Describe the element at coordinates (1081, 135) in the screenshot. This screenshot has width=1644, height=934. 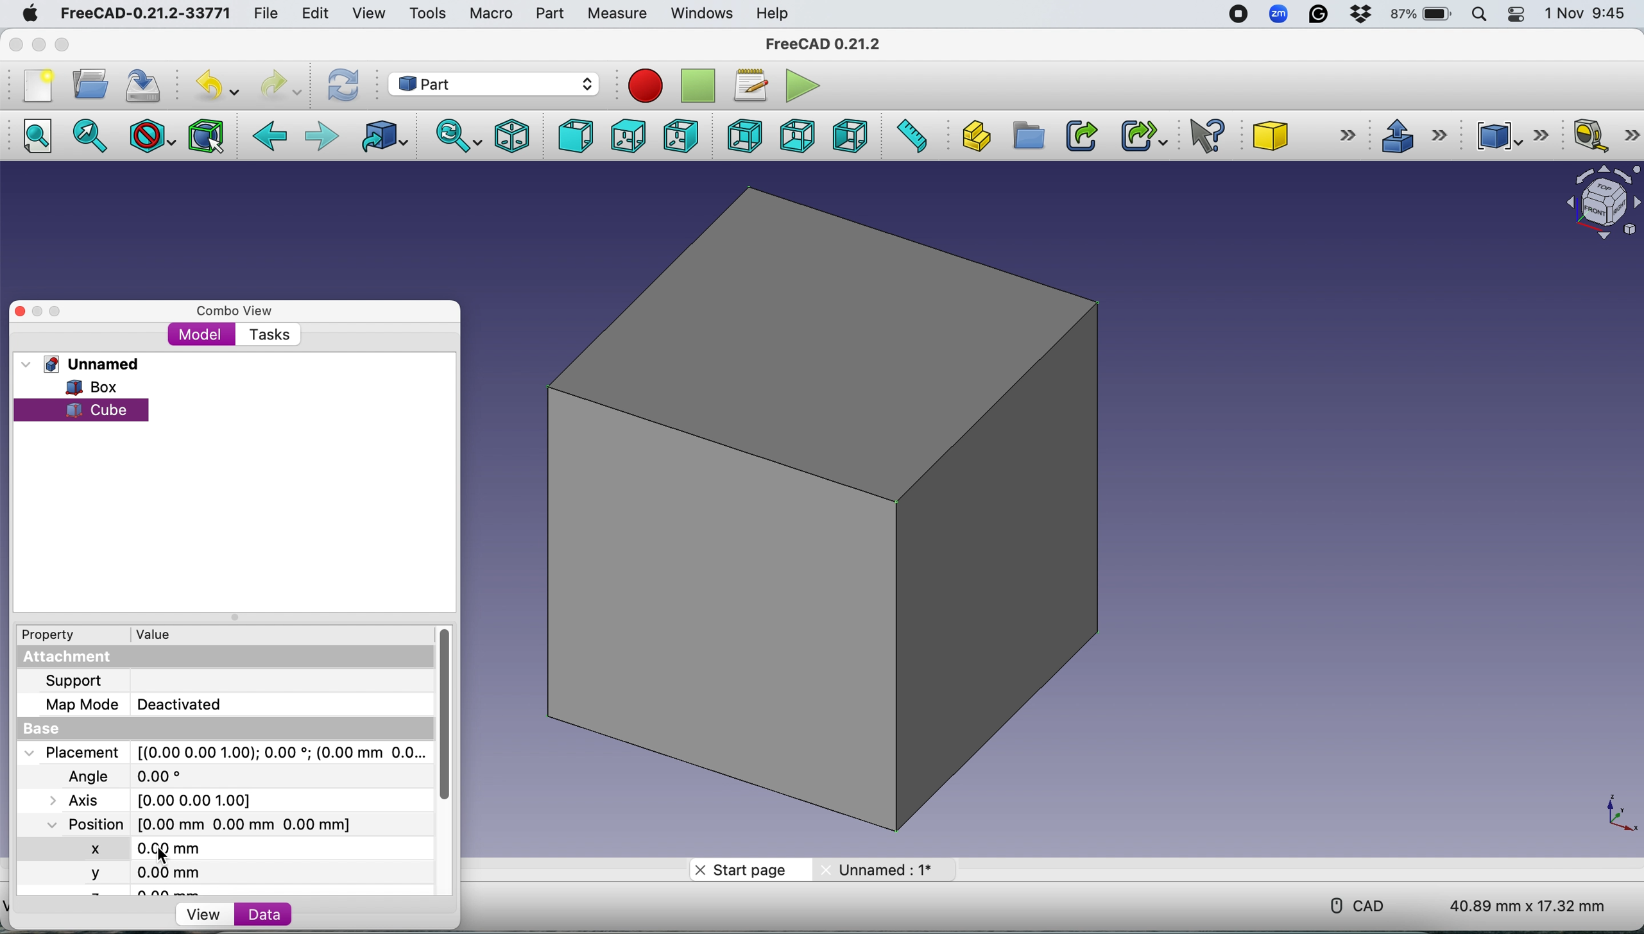
I see `Make link` at that location.